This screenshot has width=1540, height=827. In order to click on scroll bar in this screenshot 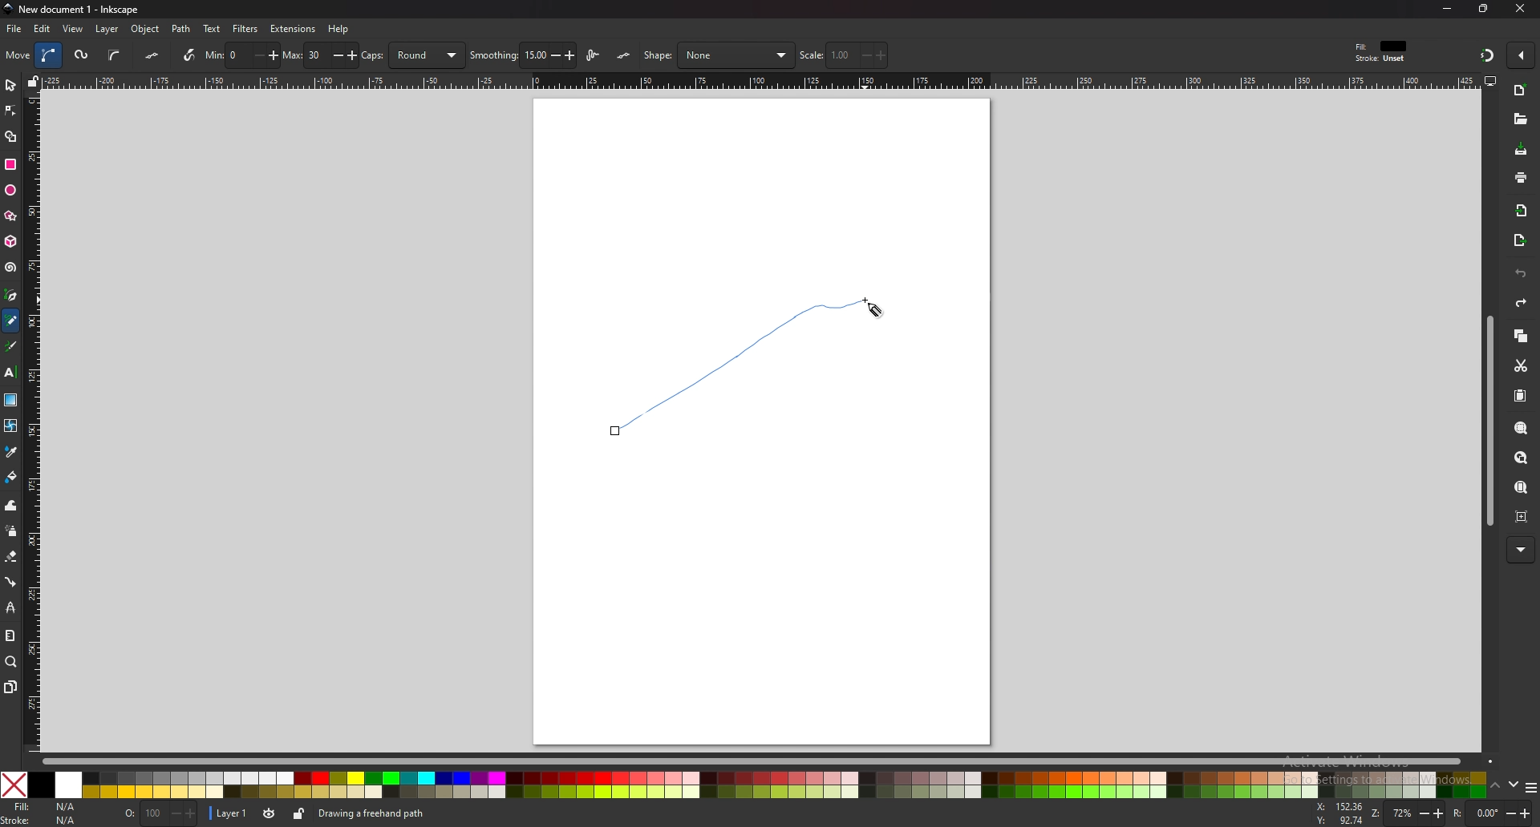, I will do `click(1489, 422)`.